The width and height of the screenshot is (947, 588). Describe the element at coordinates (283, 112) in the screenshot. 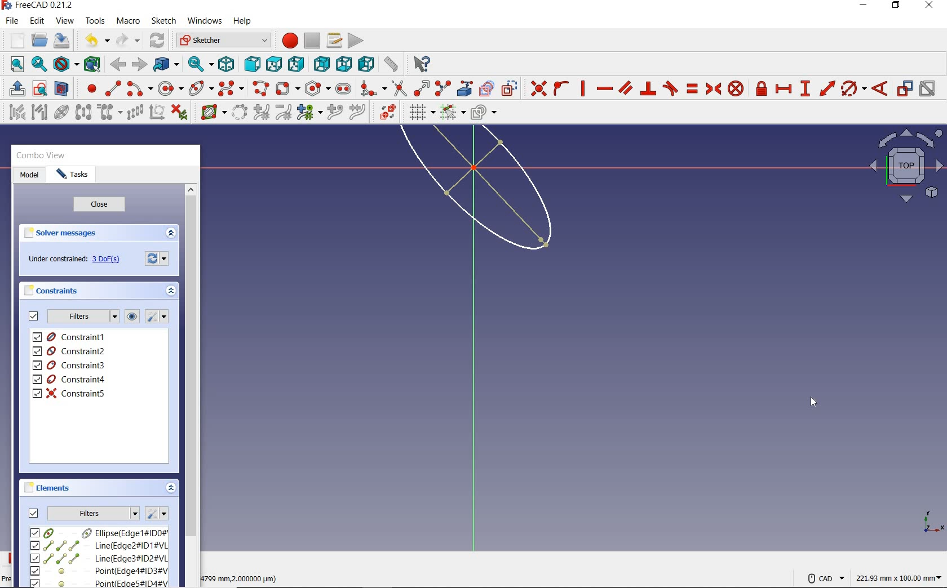

I see `decrease B-Spline degree` at that location.